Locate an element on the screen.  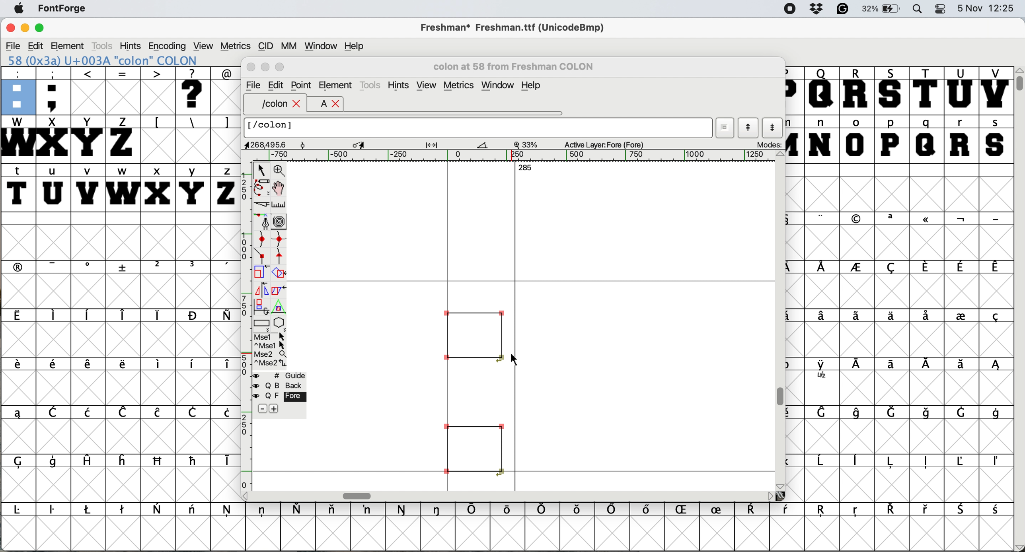
[ is located at coordinates (158, 122).